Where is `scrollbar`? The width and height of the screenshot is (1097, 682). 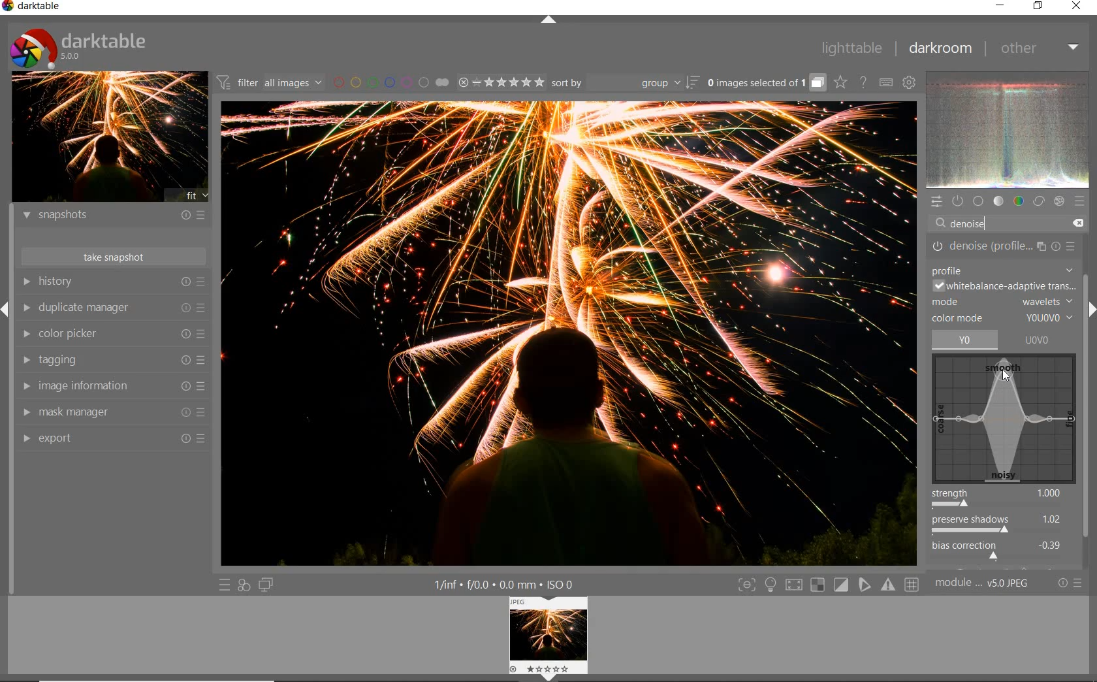
scrollbar is located at coordinates (1087, 394).